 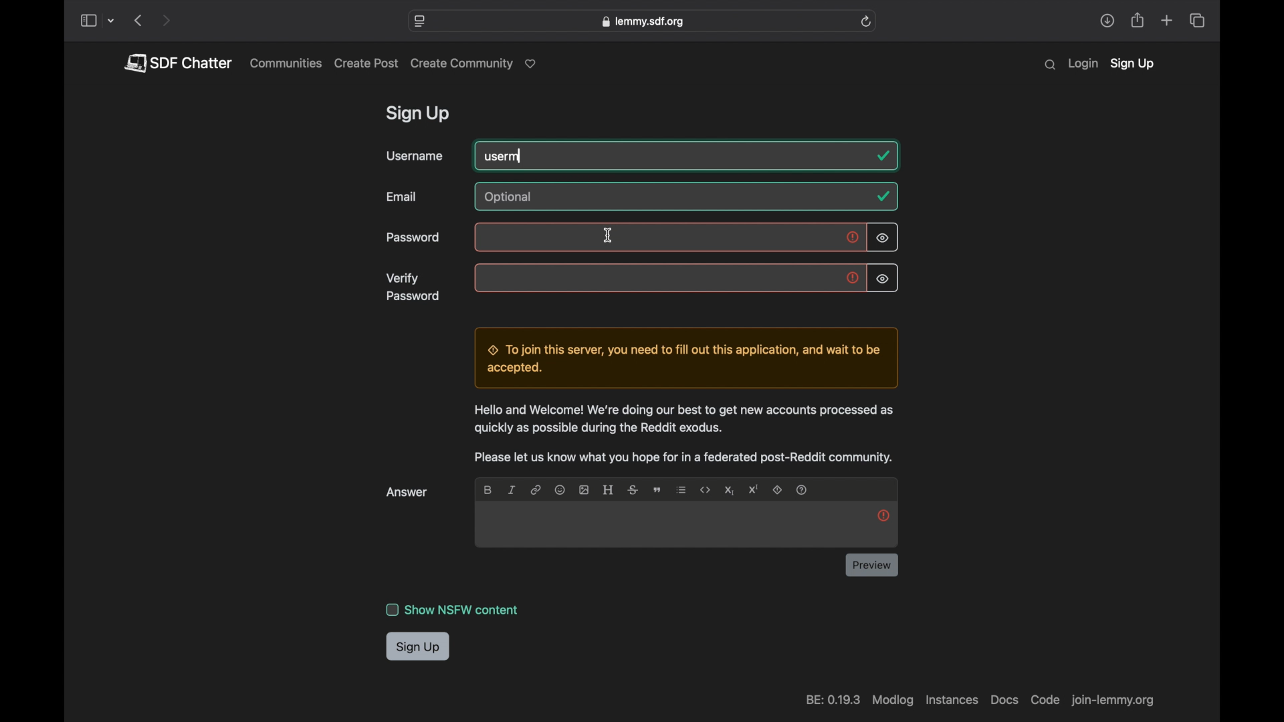 I want to click on modlog, so click(x=891, y=701).